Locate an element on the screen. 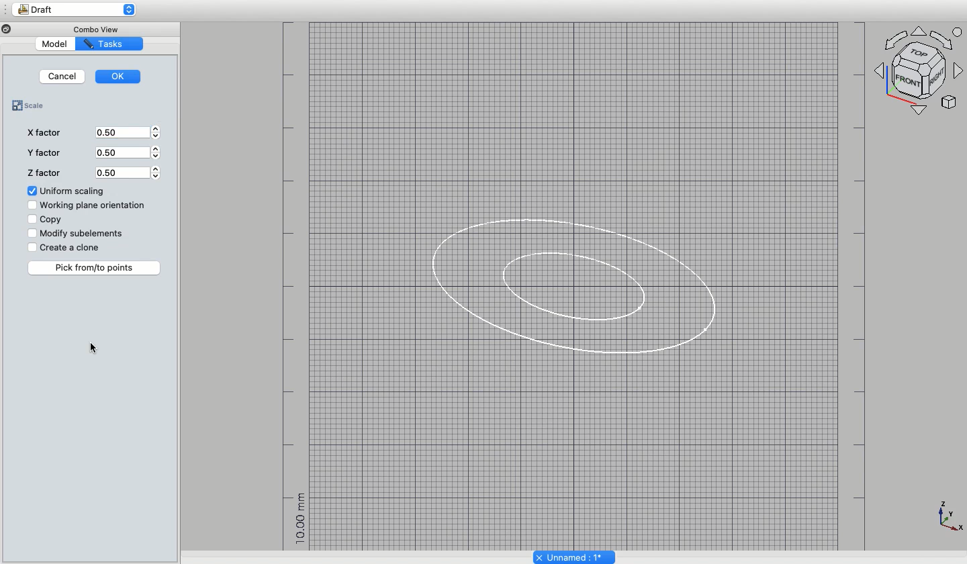 Image resolution: width=967 pixels, height=564 pixels. Cancel is located at coordinates (62, 77).